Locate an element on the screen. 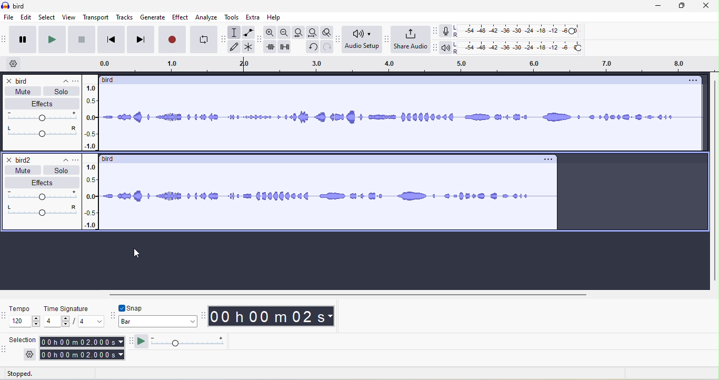 The image size is (719, 380). fit project to width is located at coordinates (312, 32).